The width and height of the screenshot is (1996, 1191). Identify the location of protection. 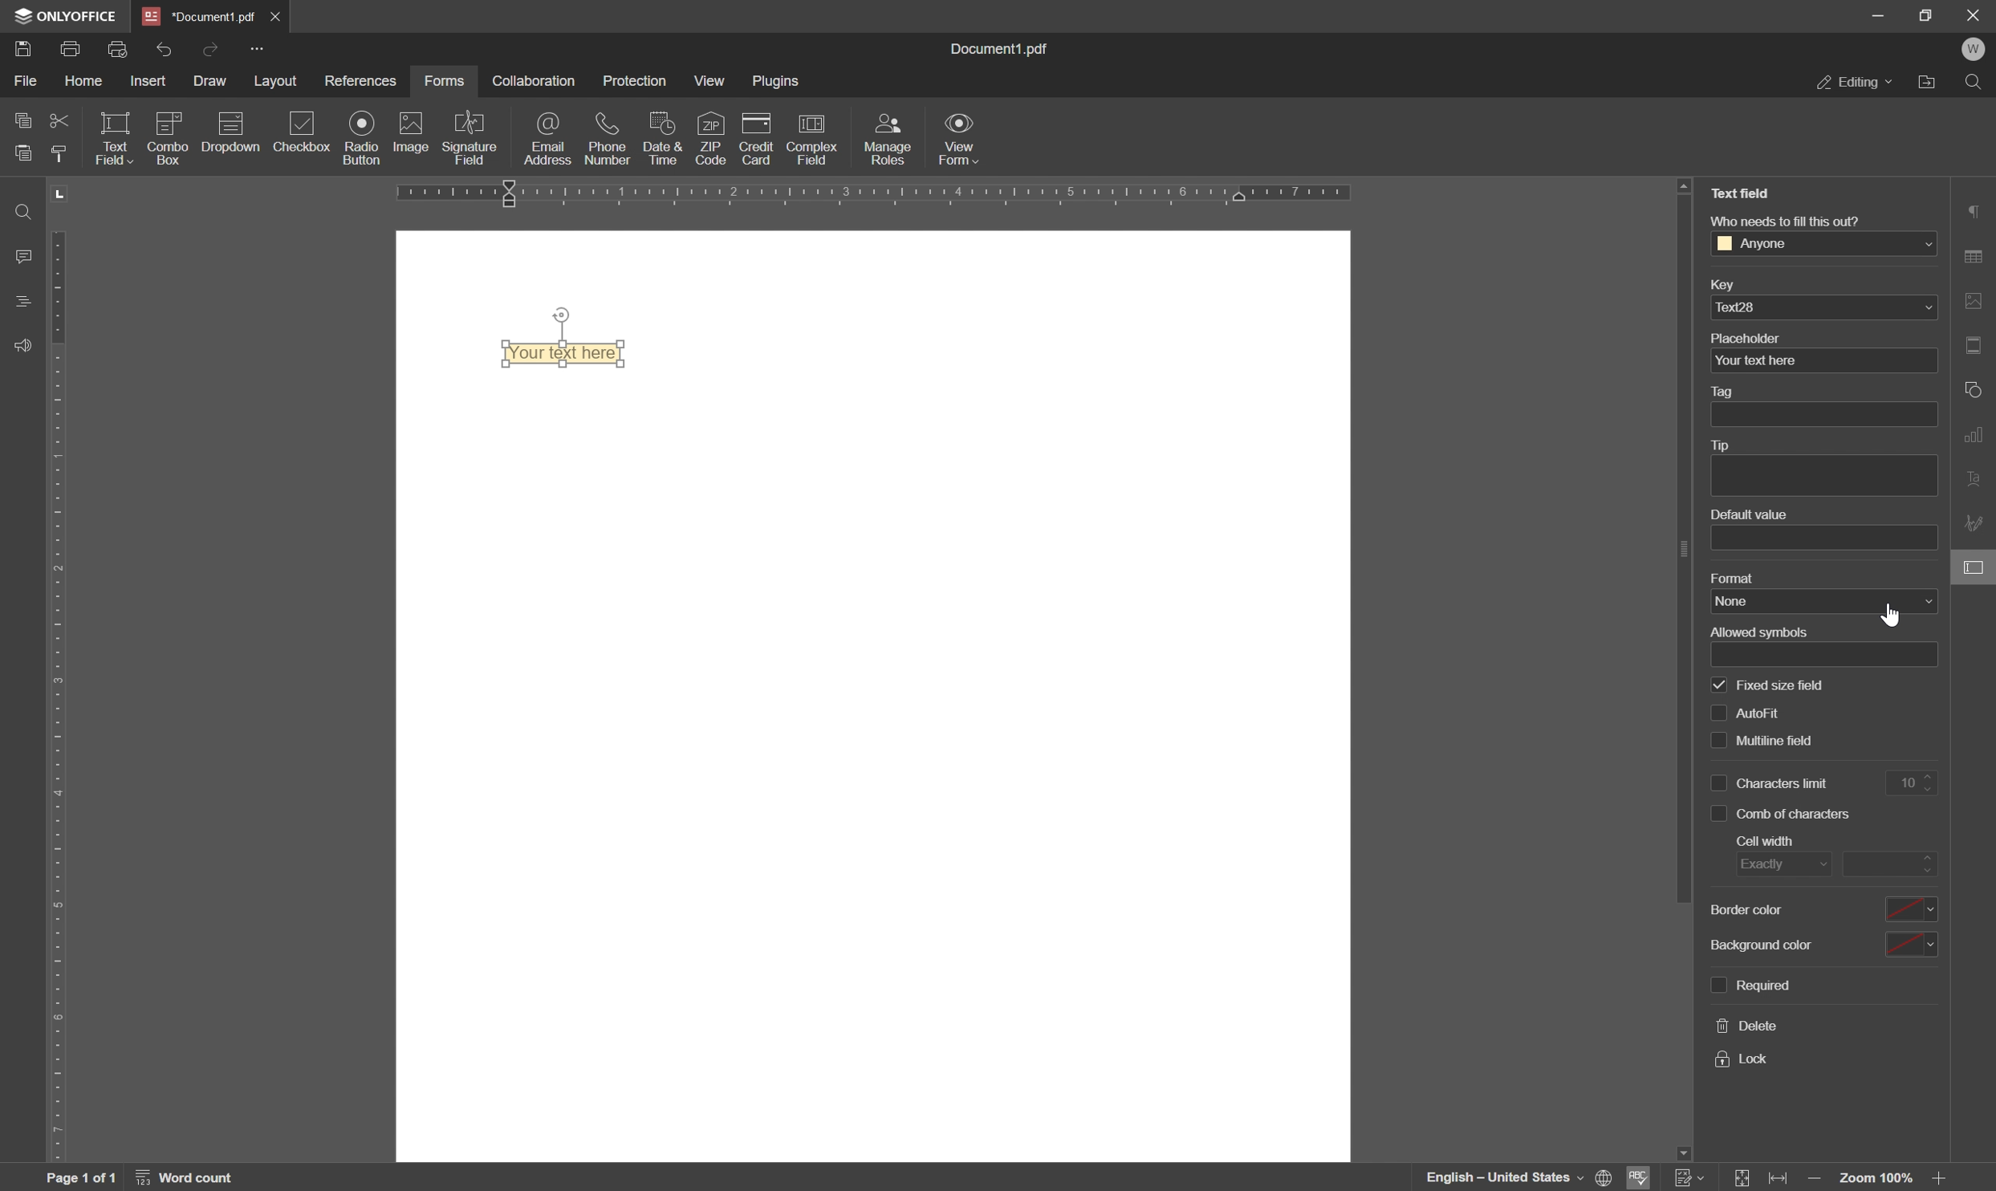
(638, 83).